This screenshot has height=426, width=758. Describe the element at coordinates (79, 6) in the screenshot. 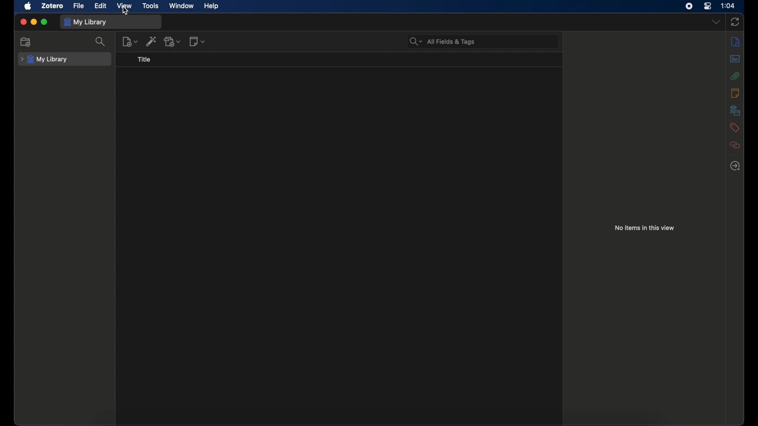

I see `file` at that location.